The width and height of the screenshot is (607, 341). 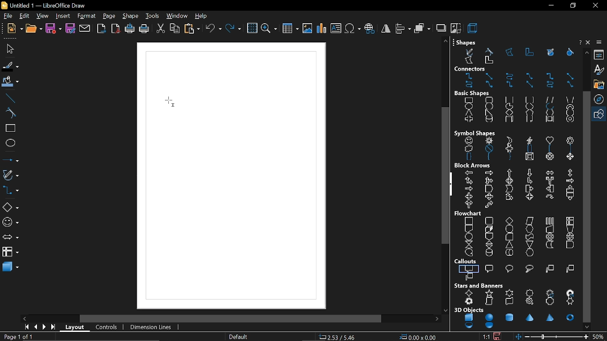 What do you see at coordinates (74, 327) in the screenshot?
I see `layout` at bounding box center [74, 327].